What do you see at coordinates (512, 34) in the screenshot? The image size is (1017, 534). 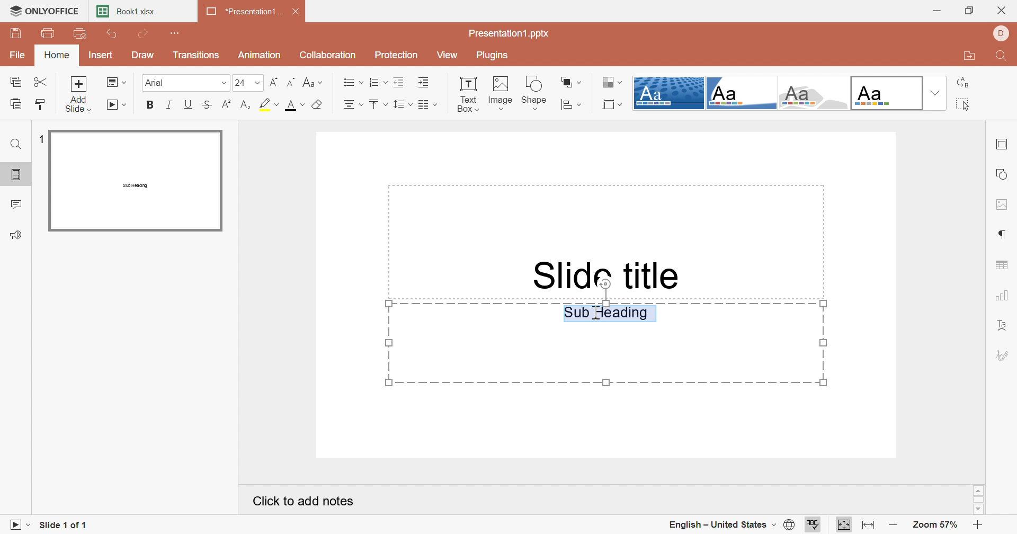 I see `Presentation1.pptx` at bounding box center [512, 34].